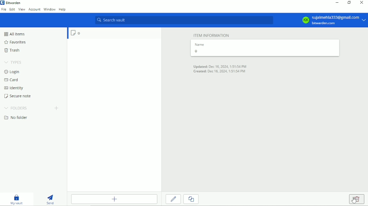 The width and height of the screenshot is (368, 206). Describe the element at coordinates (14, 88) in the screenshot. I see `Identity` at that location.